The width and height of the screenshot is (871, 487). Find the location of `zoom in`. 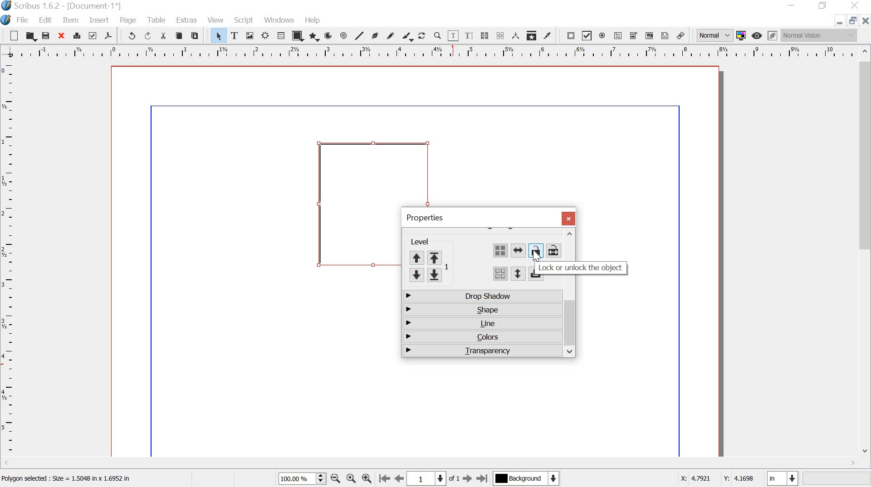

zoom in is located at coordinates (367, 477).